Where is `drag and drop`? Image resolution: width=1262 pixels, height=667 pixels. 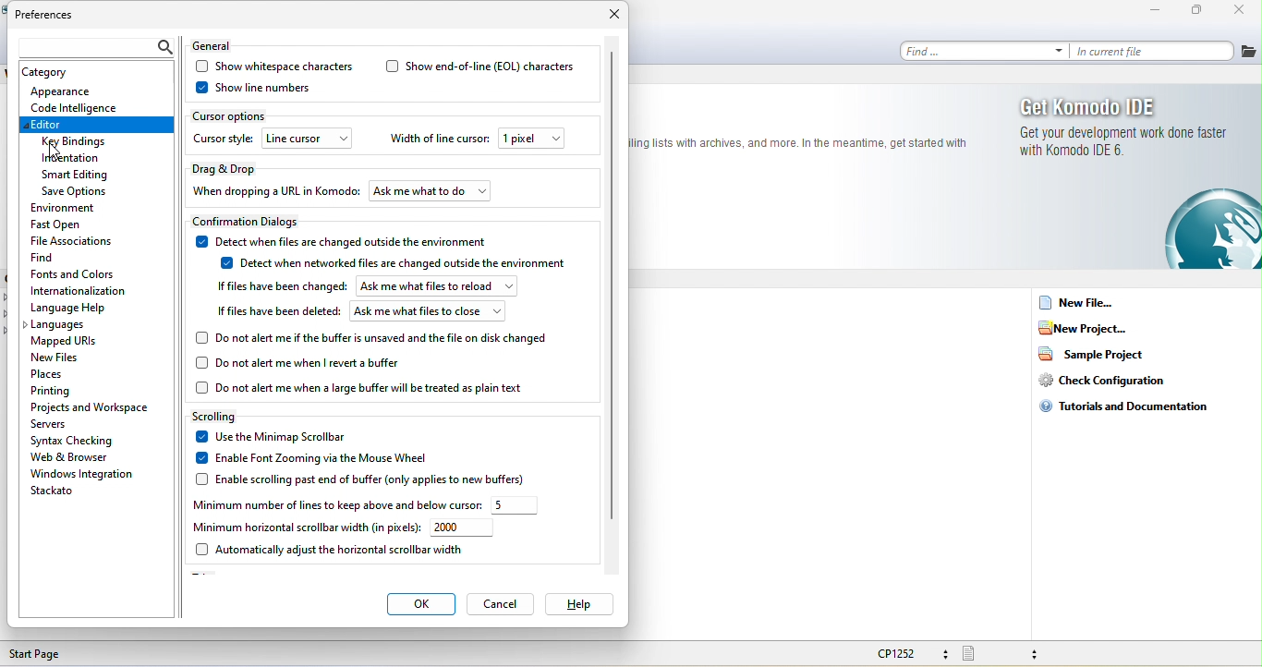 drag and drop is located at coordinates (229, 167).